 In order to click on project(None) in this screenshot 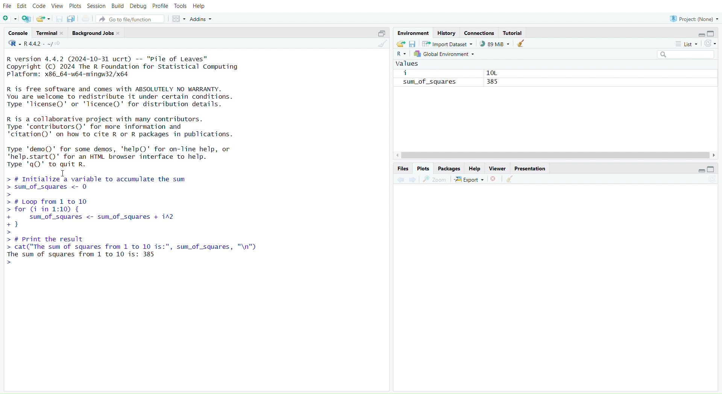, I will do `click(692, 18)`.